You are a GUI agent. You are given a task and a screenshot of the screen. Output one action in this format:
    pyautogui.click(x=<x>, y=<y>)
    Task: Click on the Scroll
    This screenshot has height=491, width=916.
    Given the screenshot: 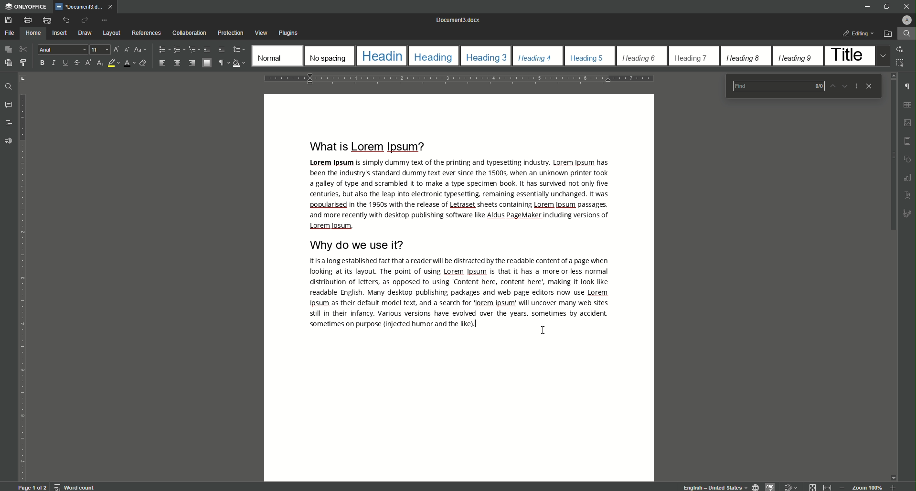 What is the action you would take?
    pyautogui.click(x=893, y=151)
    